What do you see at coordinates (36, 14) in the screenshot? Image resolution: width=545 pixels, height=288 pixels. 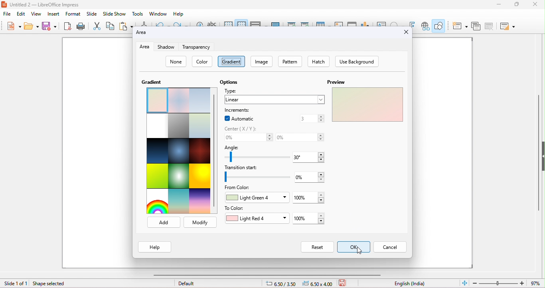 I see `view` at bounding box center [36, 14].